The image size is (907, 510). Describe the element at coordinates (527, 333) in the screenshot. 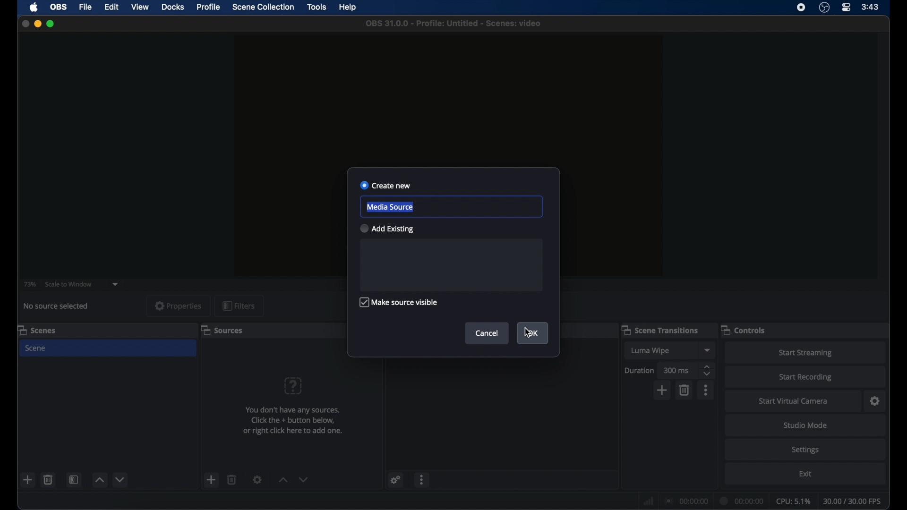

I see `cursor` at that location.